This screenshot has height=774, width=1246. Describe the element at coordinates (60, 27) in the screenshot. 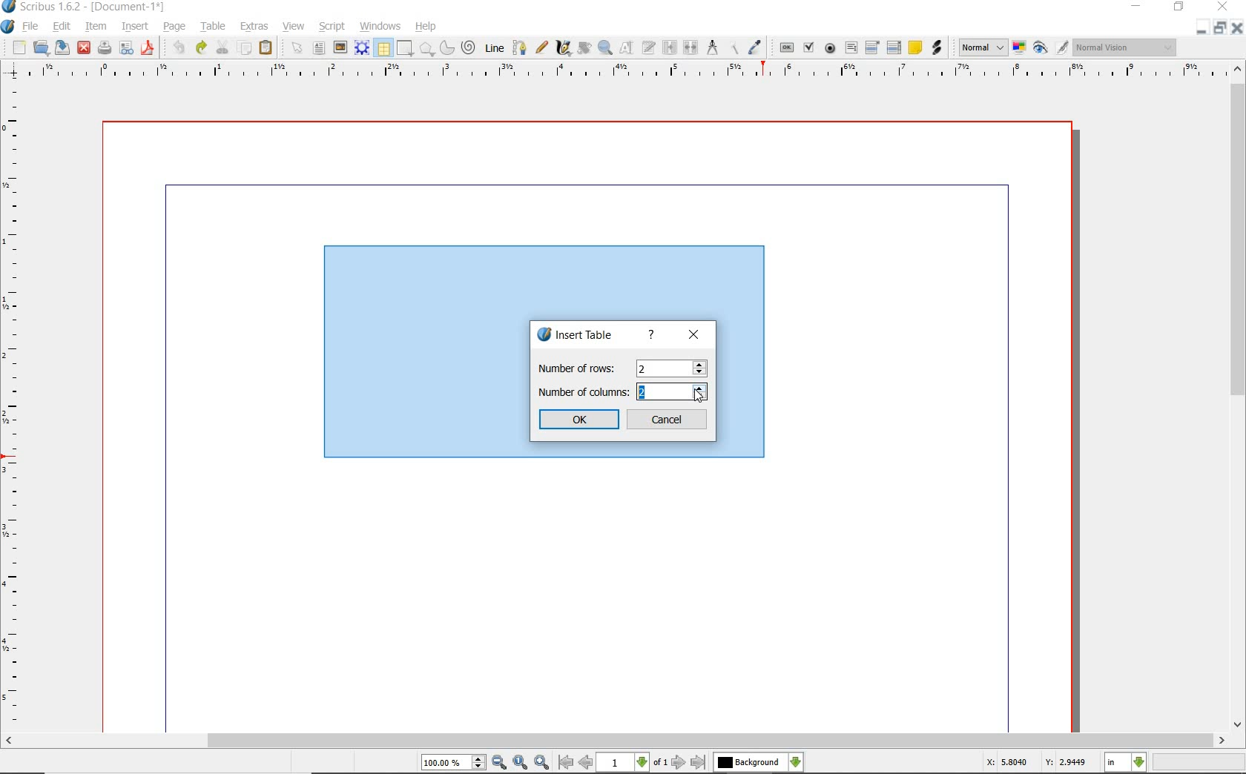

I see `edit` at that location.